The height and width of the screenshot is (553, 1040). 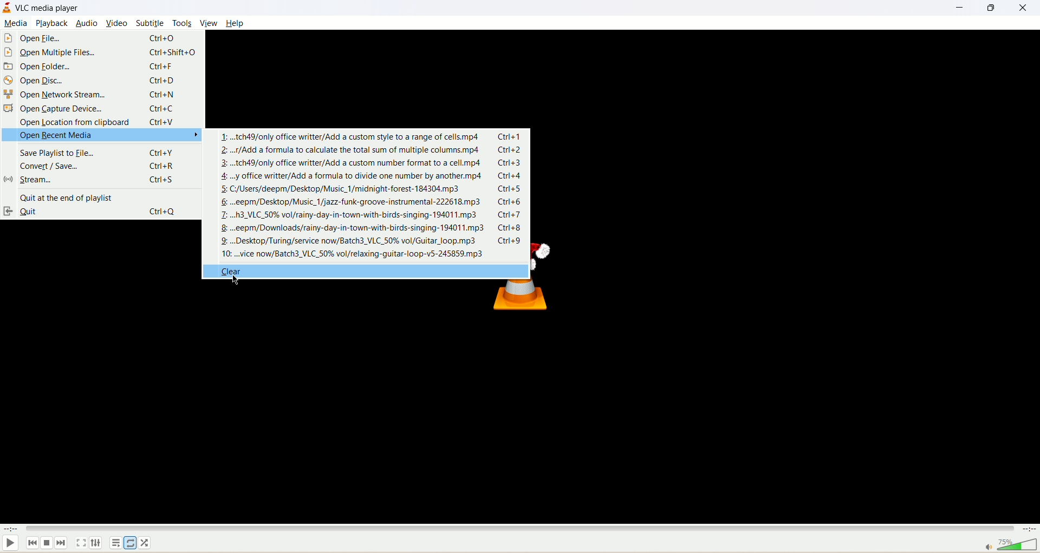 What do you see at coordinates (73, 165) in the screenshot?
I see `convert/save...` at bounding box center [73, 165].